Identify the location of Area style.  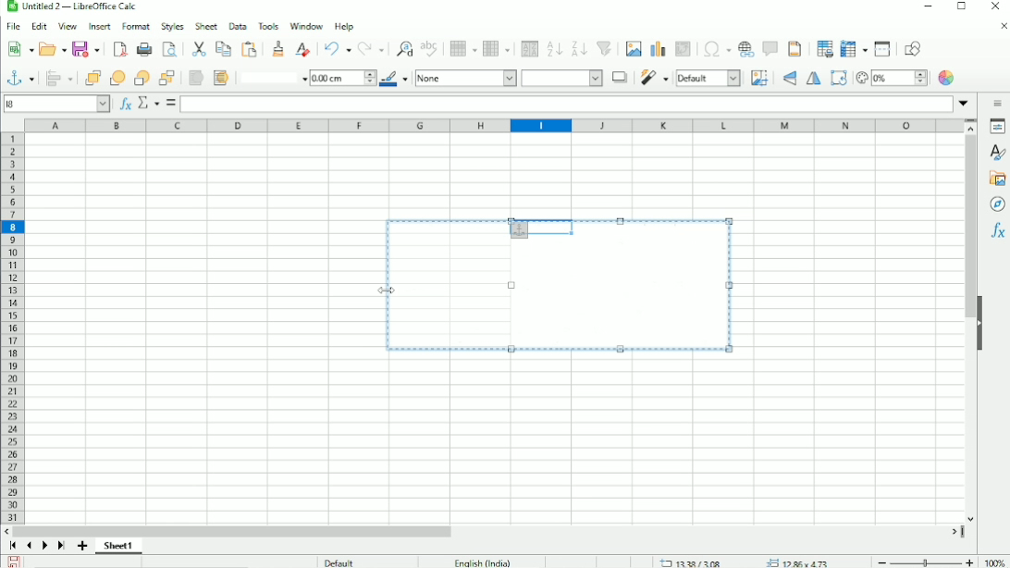
(509, 79).